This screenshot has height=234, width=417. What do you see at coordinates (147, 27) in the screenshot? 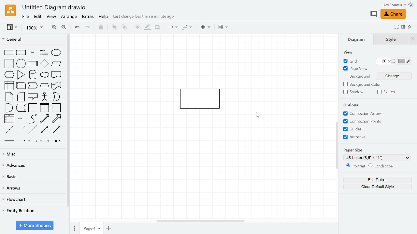
I see `Fill line` at bounding box center [147, 27].